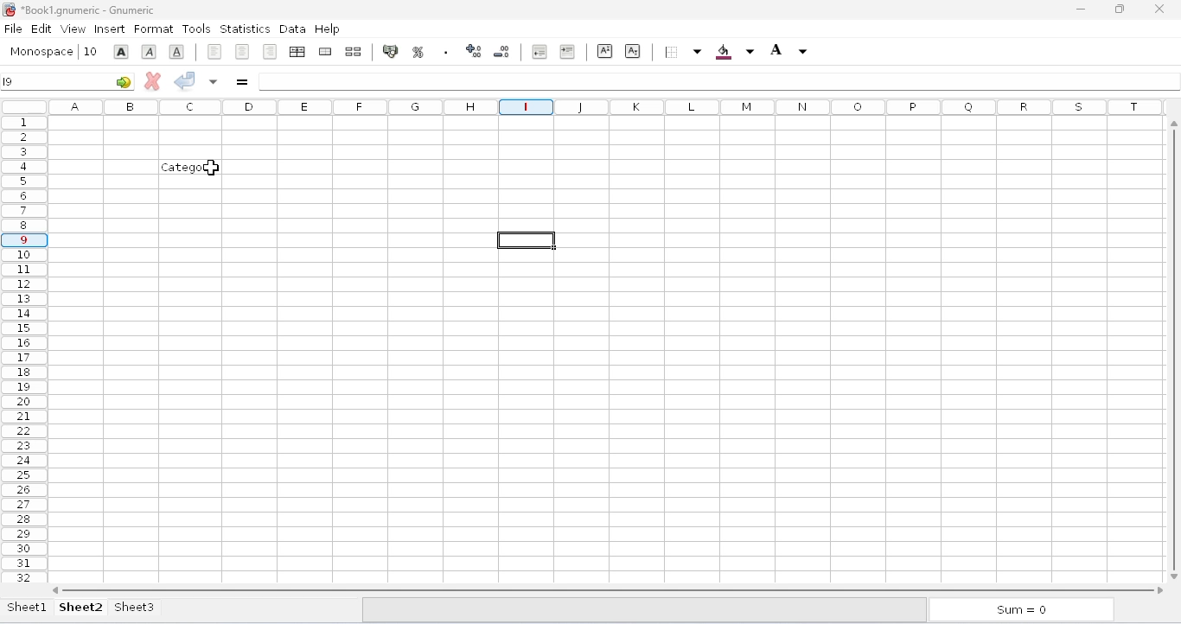  Describe the element at coordinates (538, 51) in the screenshot. I see `decrease the indent` at that location.